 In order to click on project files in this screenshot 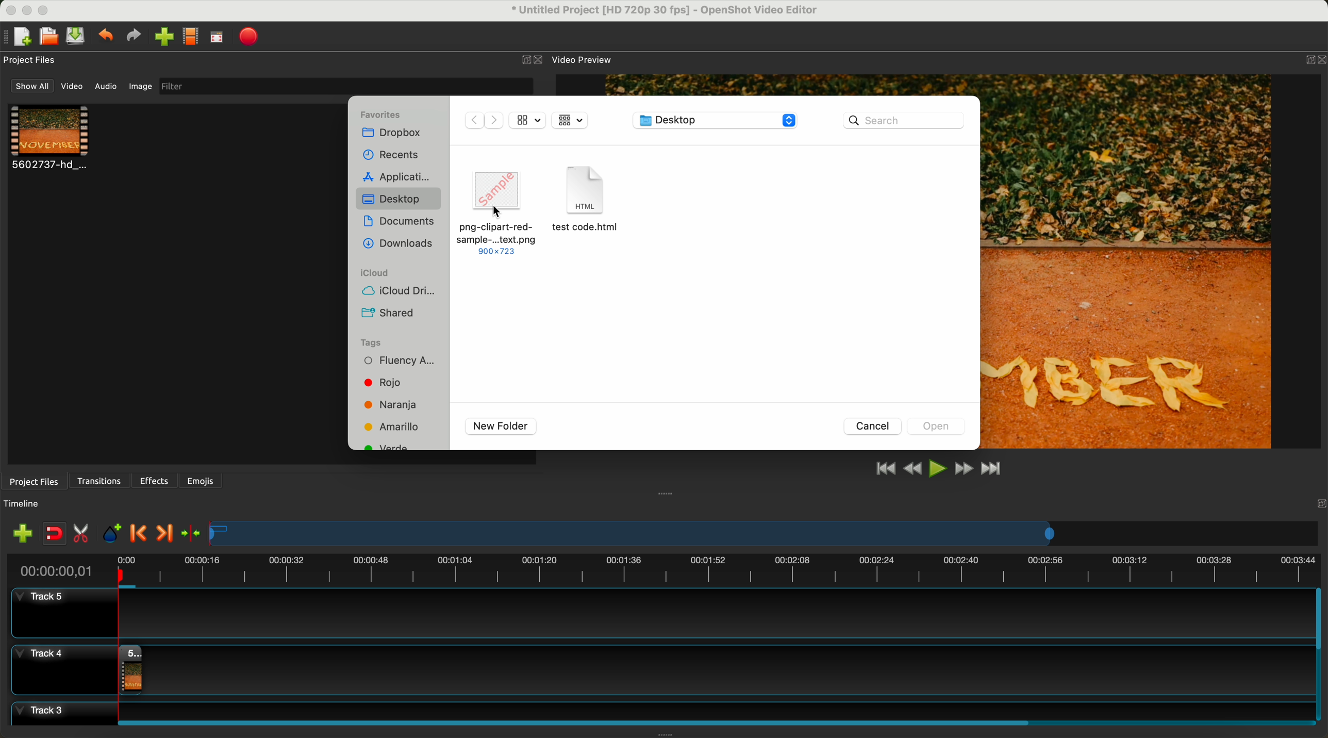, I will do `click(32, 481)`.